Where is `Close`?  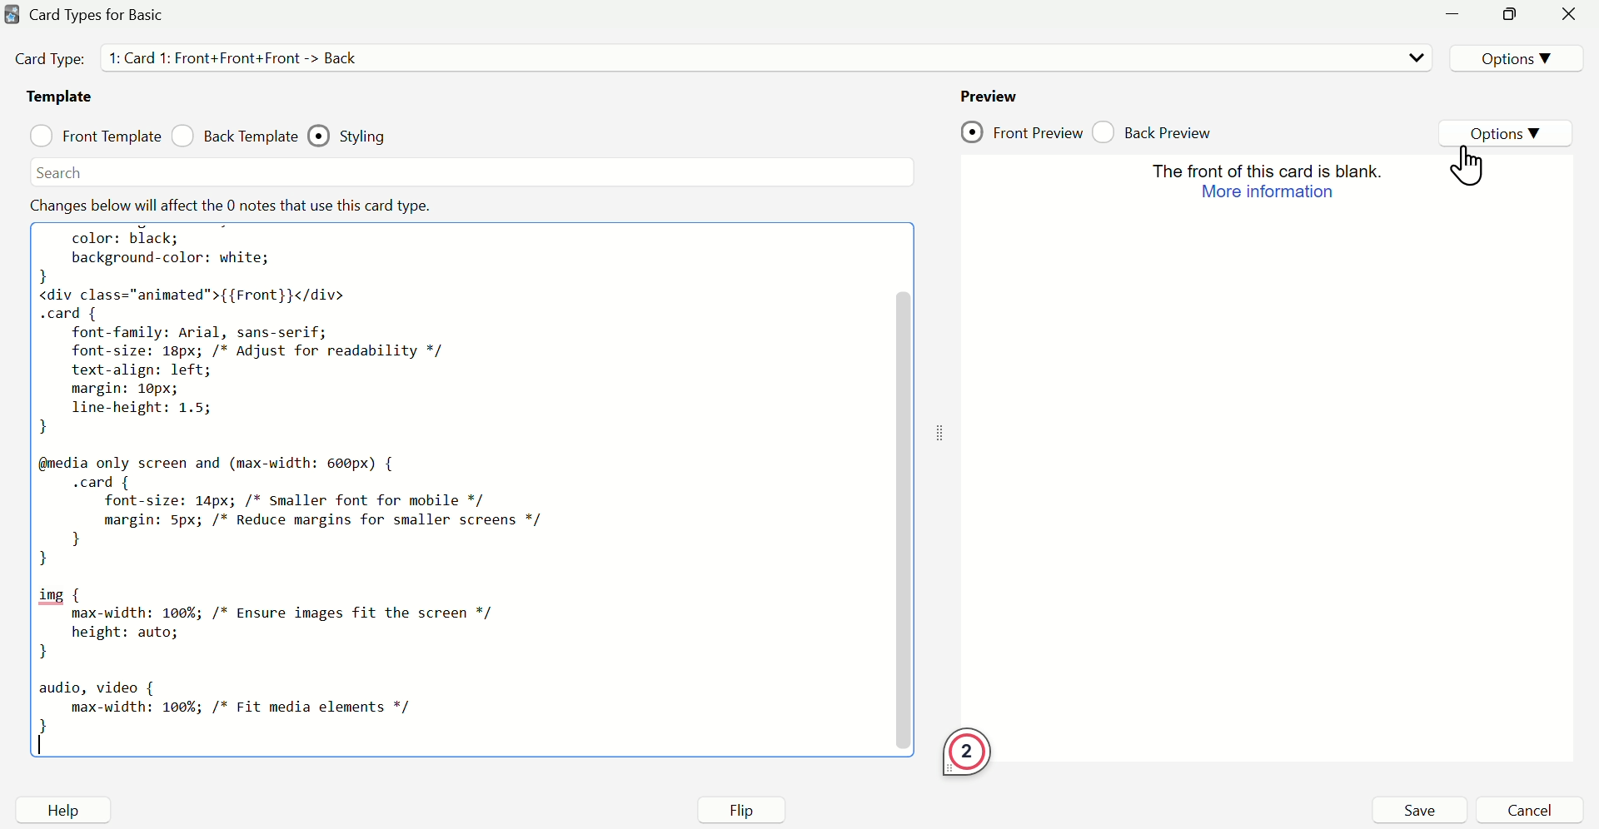 Close is located at coordinates (1569, 17).